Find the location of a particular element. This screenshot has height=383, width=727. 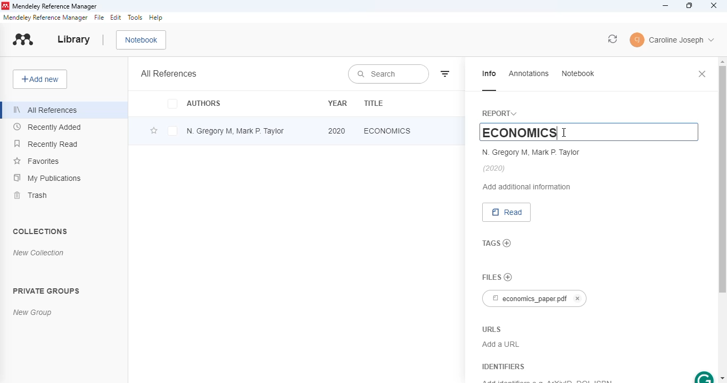

report is located at coordinates (501, 113).